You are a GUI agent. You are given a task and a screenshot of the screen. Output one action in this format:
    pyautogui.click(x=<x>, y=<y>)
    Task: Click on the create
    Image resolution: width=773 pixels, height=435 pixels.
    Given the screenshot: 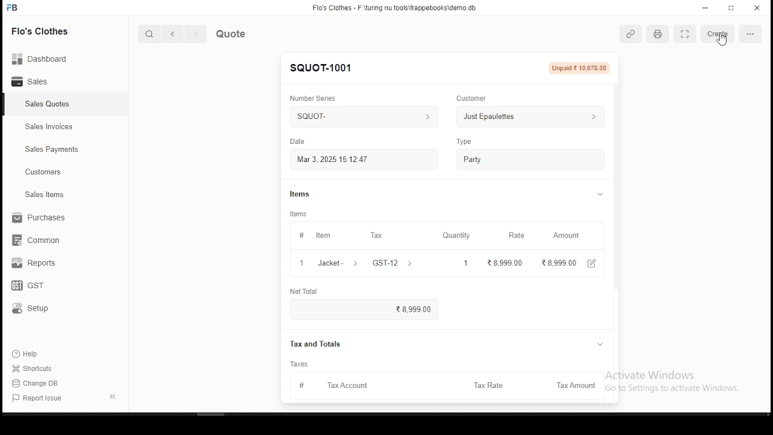 What is the action you would take?
    pyautogui.click(x=717, y=34)
    